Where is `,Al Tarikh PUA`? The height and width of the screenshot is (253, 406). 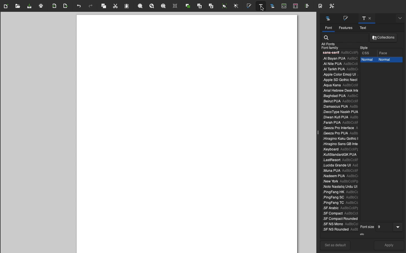 ,Al Tarikh PUA is located at coordinates (339, 69).